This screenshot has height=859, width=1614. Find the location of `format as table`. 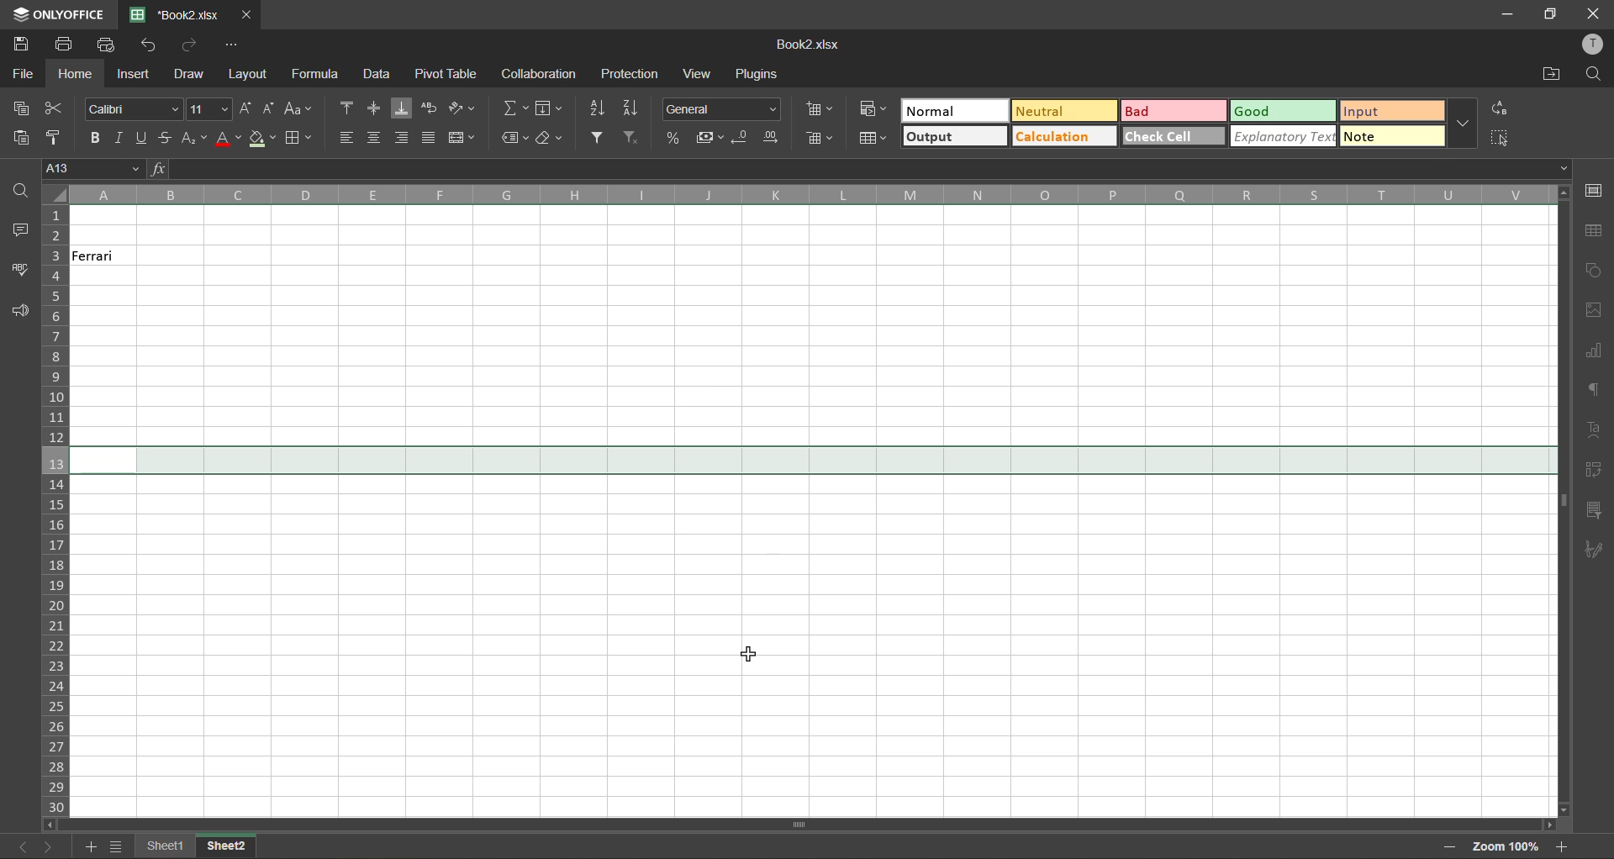

format as table is located at coordinates (874, 138).